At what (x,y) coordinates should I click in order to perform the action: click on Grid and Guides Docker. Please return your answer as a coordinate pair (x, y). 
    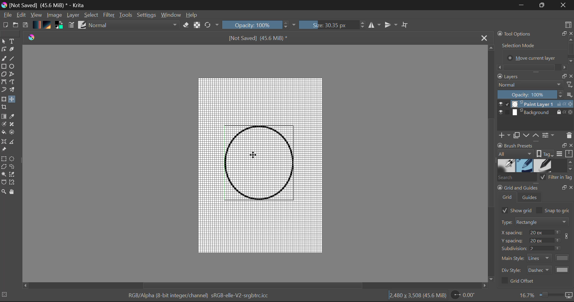
    Looking at the image, I should click on (535, 194).